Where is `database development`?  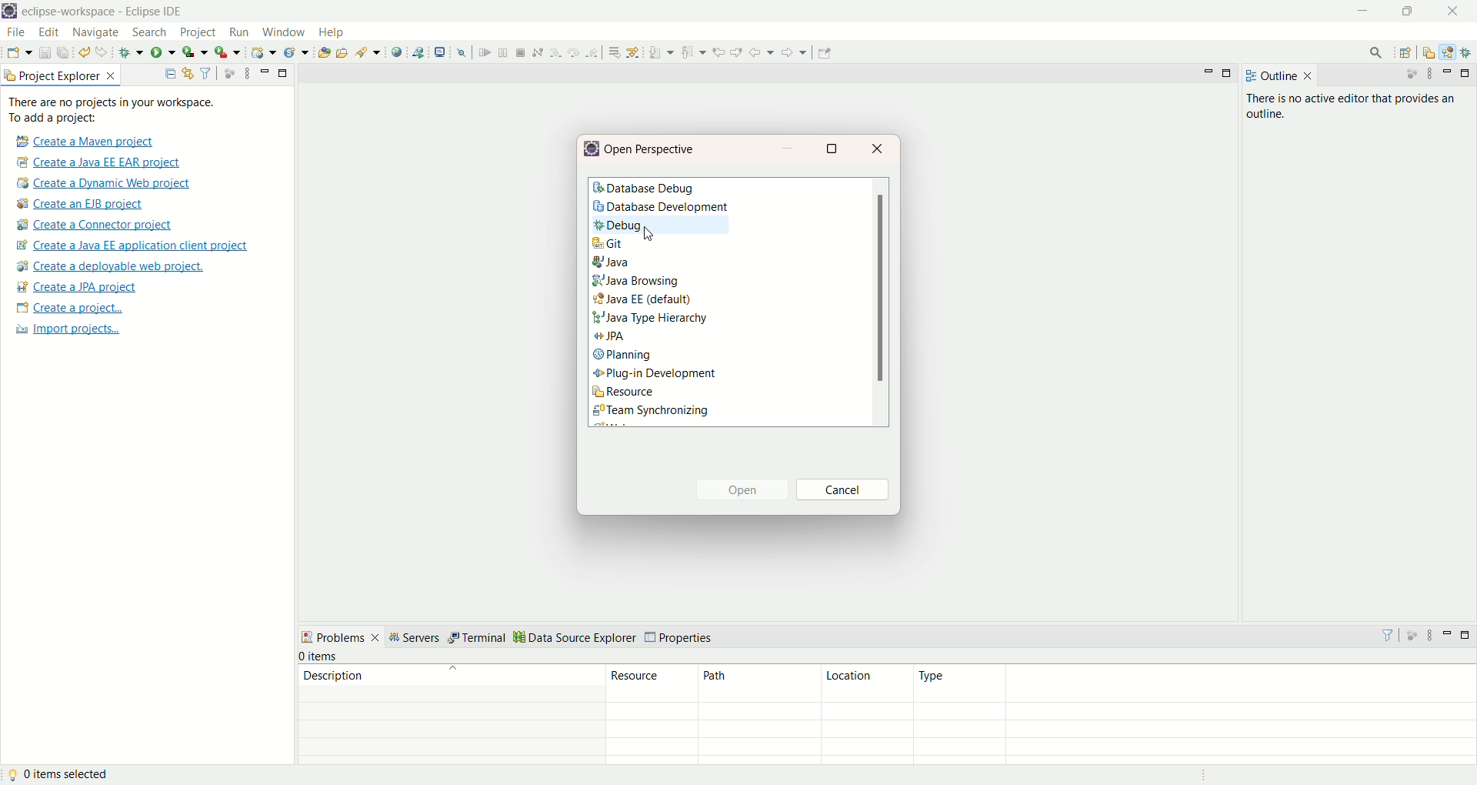 database development is located at coordinates (666, 209).